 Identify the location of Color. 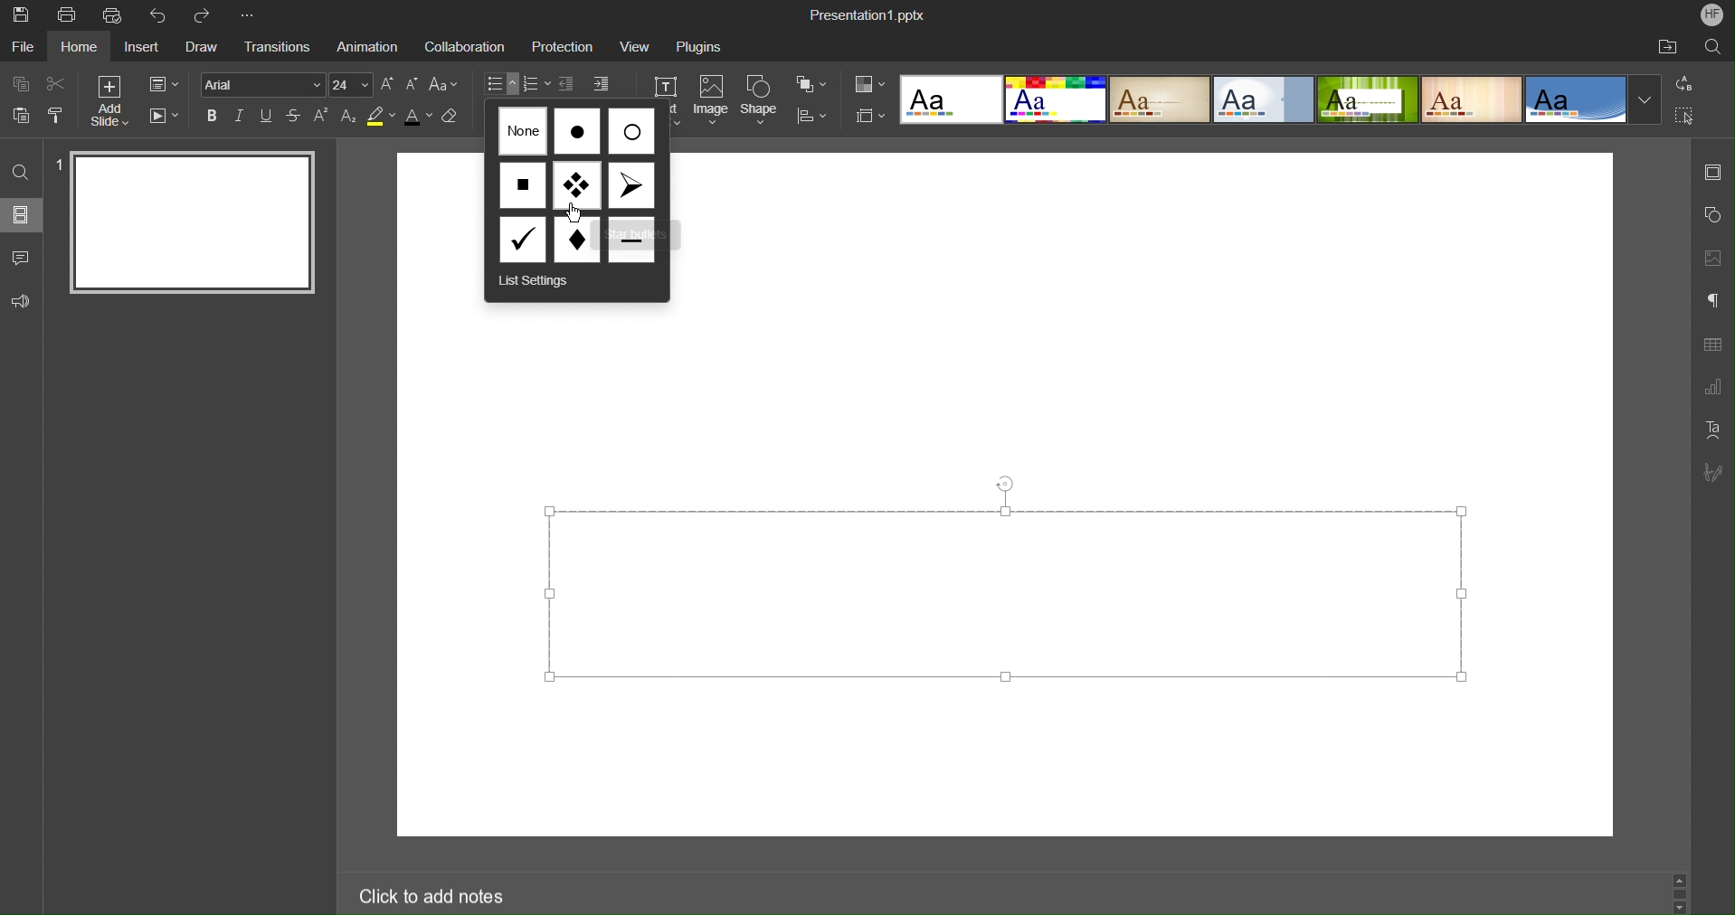
(869, 83).